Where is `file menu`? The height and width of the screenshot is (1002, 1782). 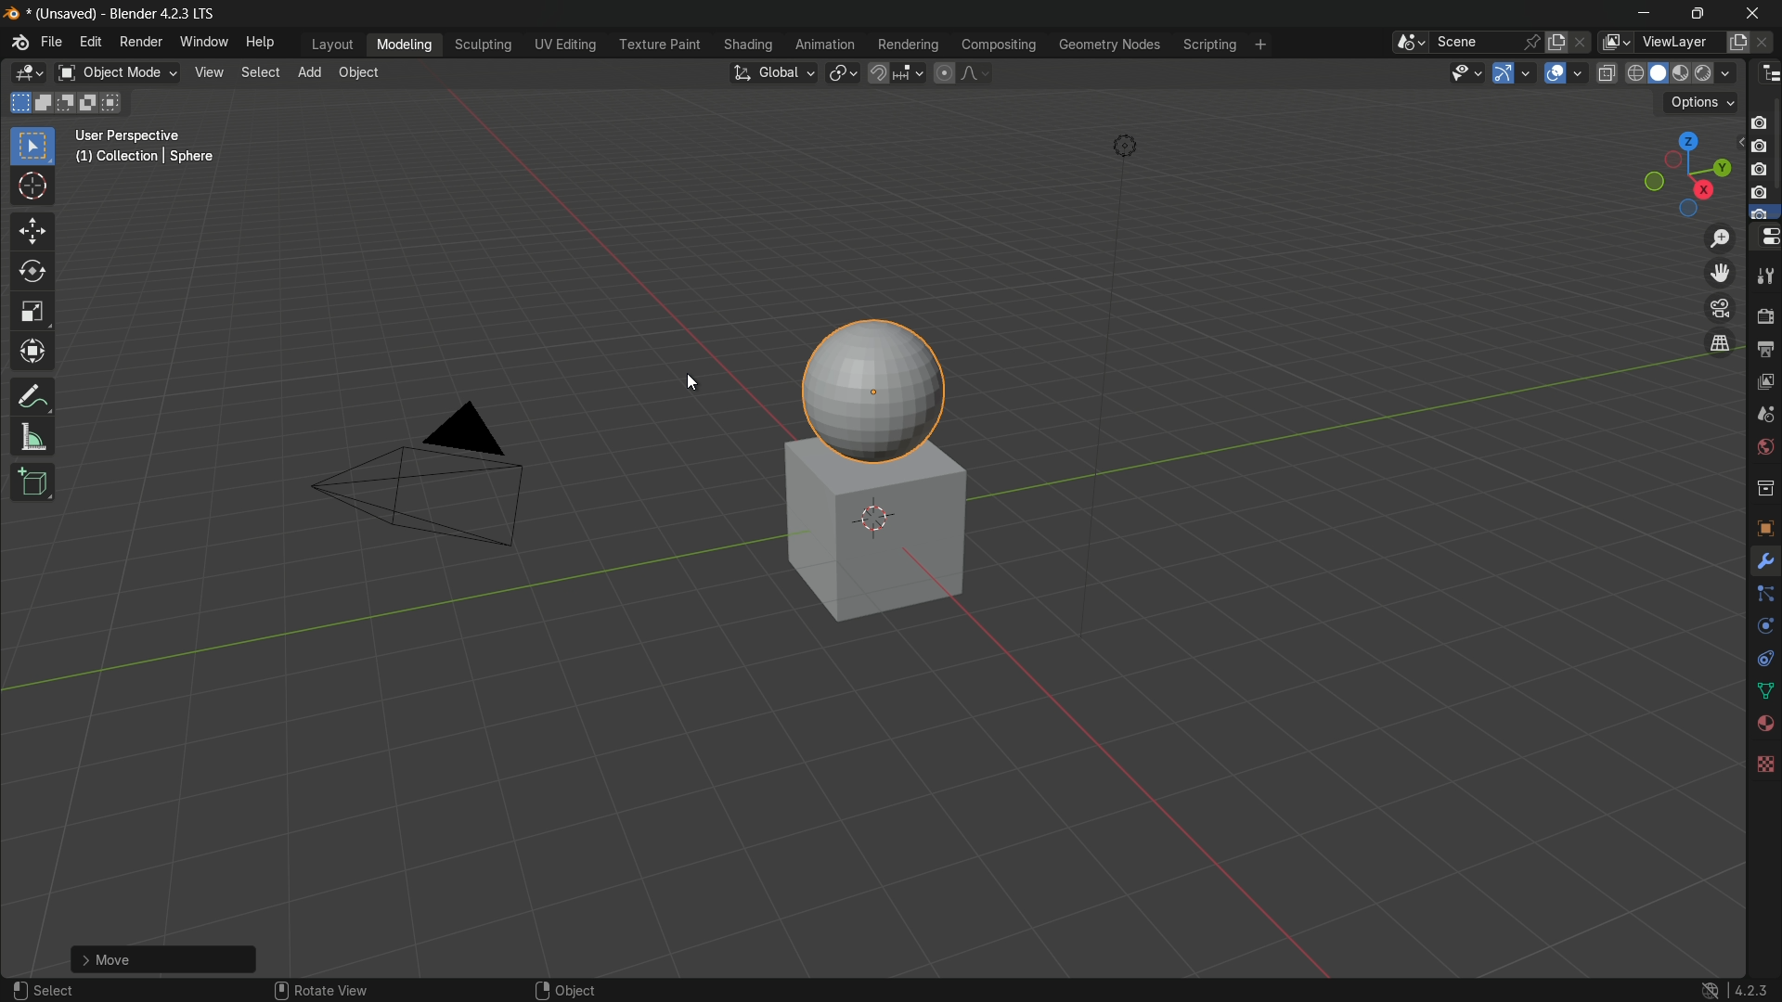
file menu is located at coordinates (53, 43).